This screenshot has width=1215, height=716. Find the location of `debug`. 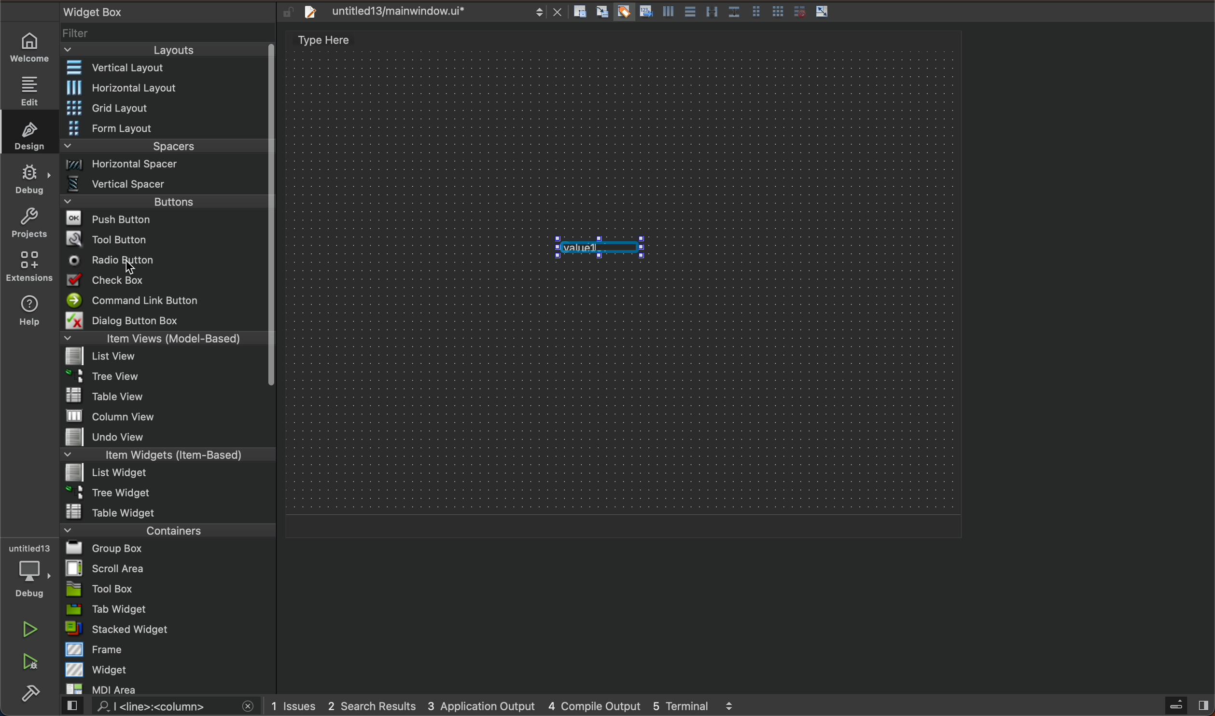

debug is located at coordinates (30, 178).